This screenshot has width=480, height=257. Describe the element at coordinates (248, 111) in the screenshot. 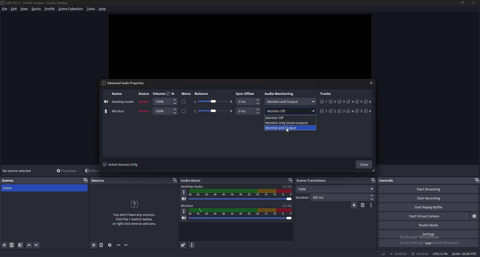

I see `sync offset adjust` at that location.